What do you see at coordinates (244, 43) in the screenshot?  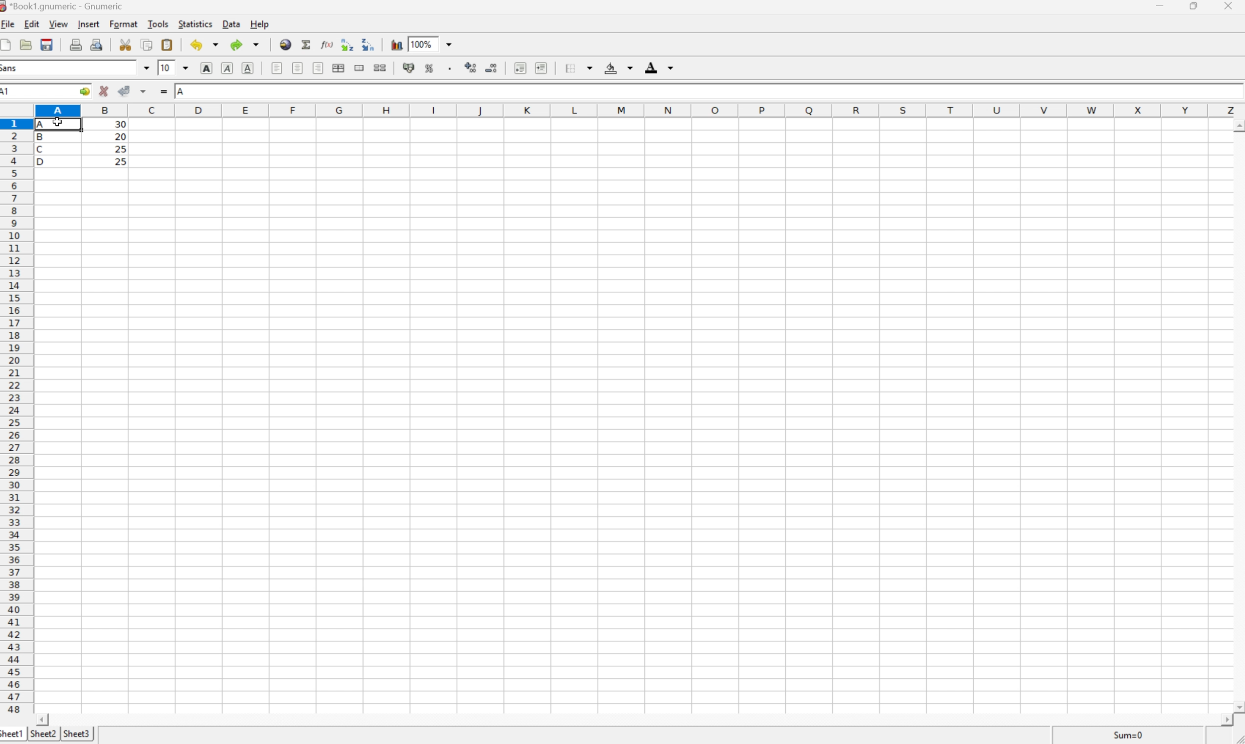 I see `Redo` at bounding box center [244, 43].